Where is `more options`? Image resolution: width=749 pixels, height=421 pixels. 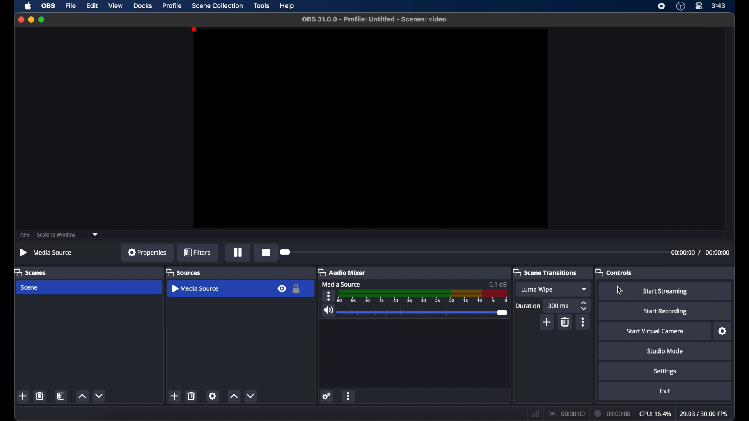
more options is located at coordinates (329, 296).